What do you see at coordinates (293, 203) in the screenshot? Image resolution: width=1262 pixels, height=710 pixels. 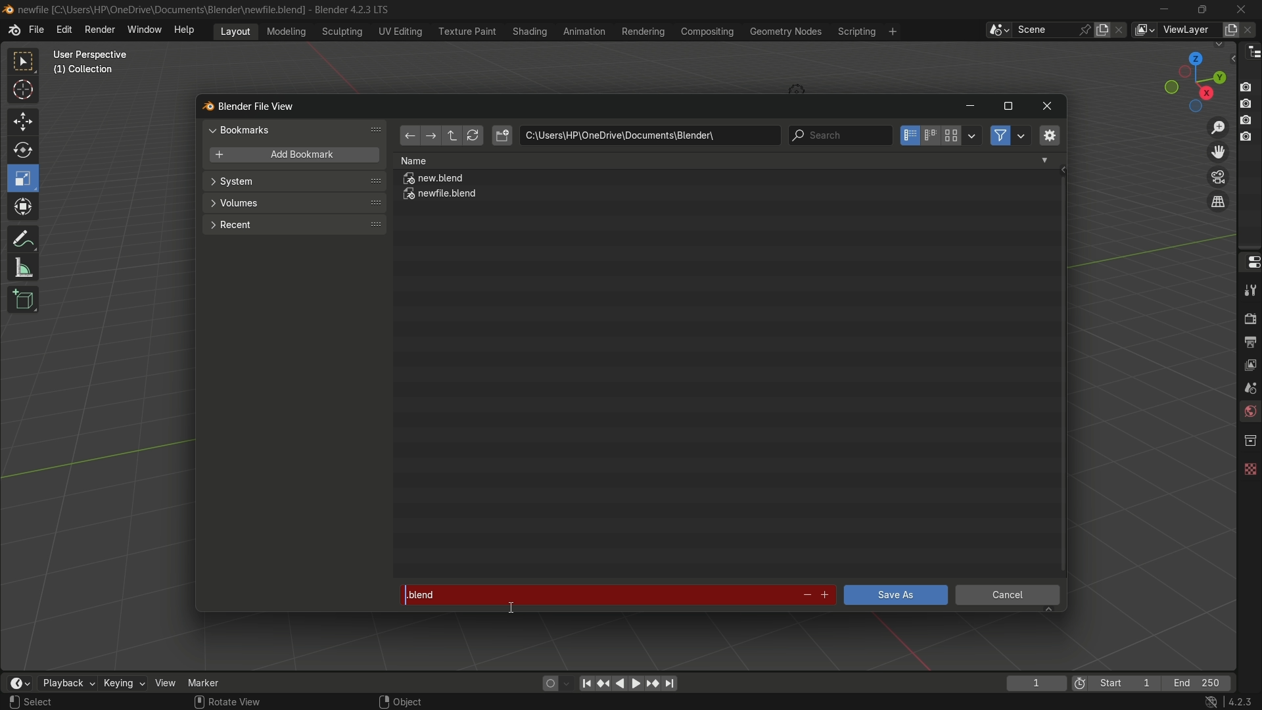 I see `volumes` at bounding box center [293, 203].